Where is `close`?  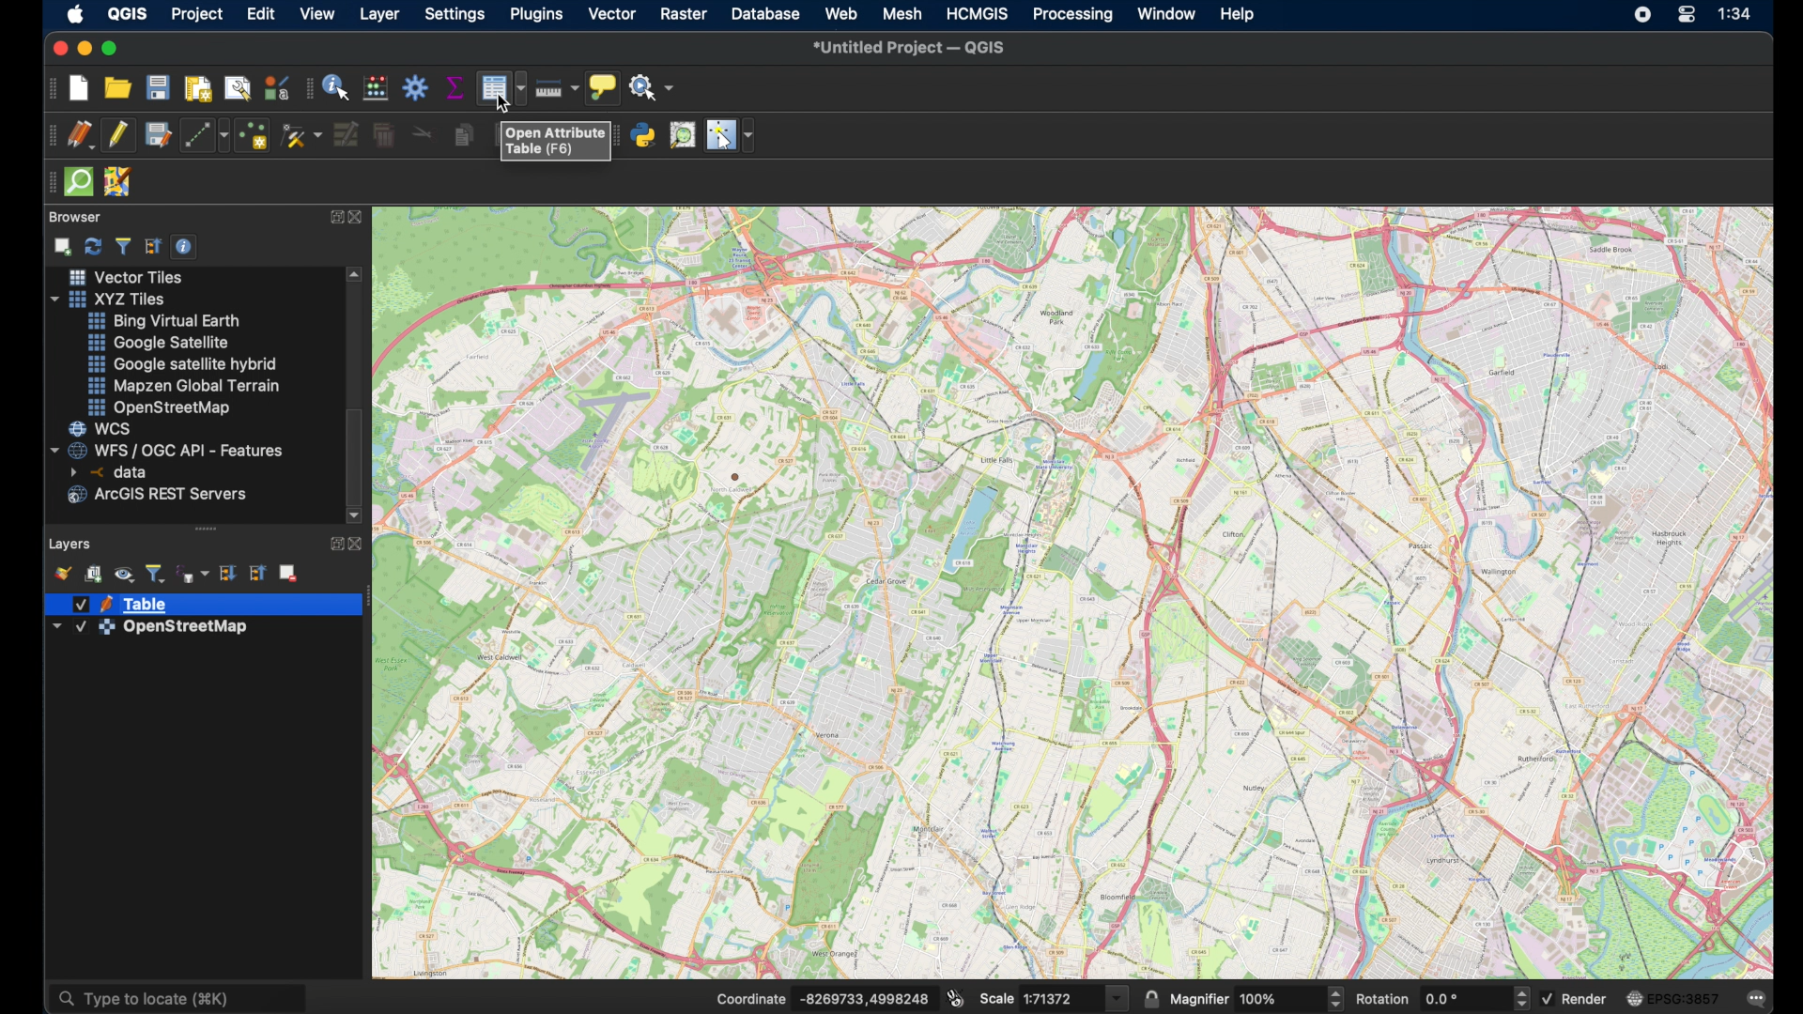
close is located at coordinates (360, 544).